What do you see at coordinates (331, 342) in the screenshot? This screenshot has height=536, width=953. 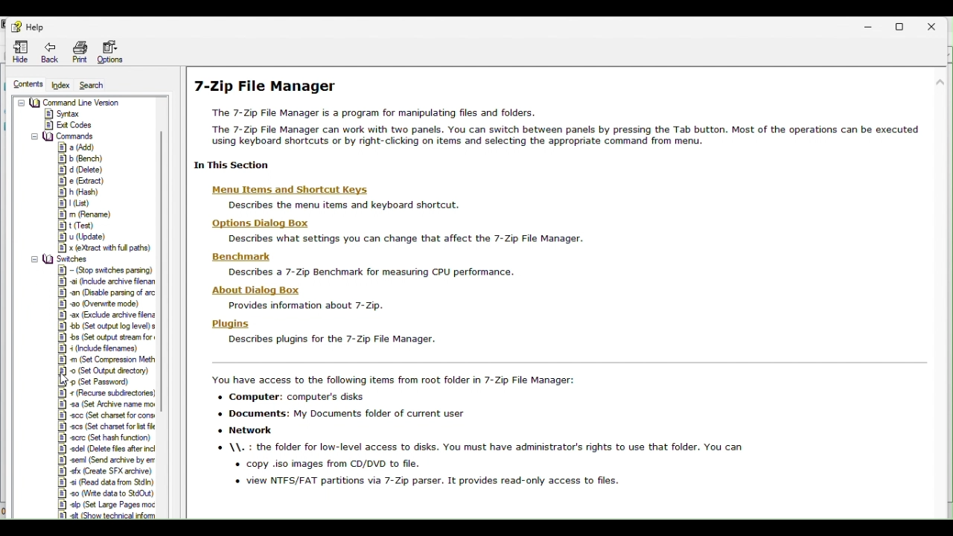 I see `describe plugins` at bounding box center [331, 342].